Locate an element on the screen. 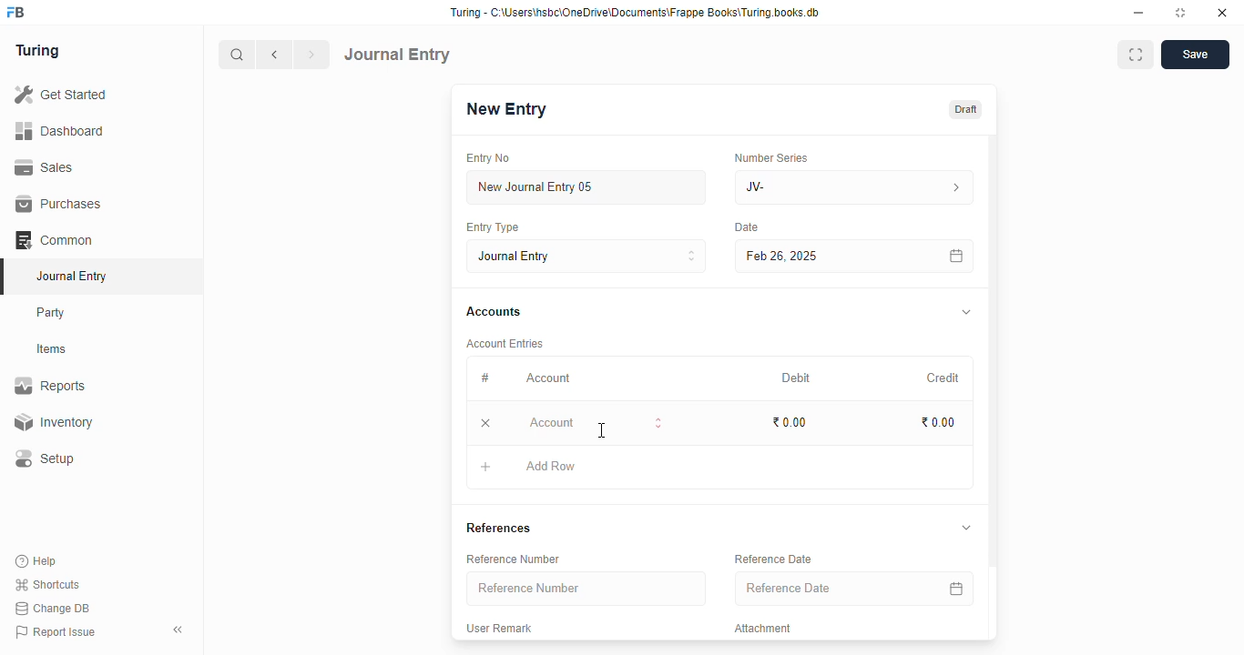 Image resolution: width=1244 pixels, height=655 pixels. items is located at coordinates (54, 349).